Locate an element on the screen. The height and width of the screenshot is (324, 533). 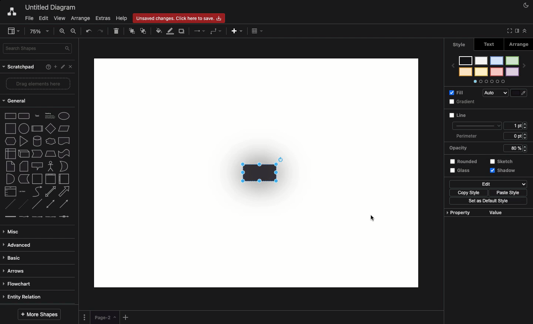
square is located at coordinates (11, 128).